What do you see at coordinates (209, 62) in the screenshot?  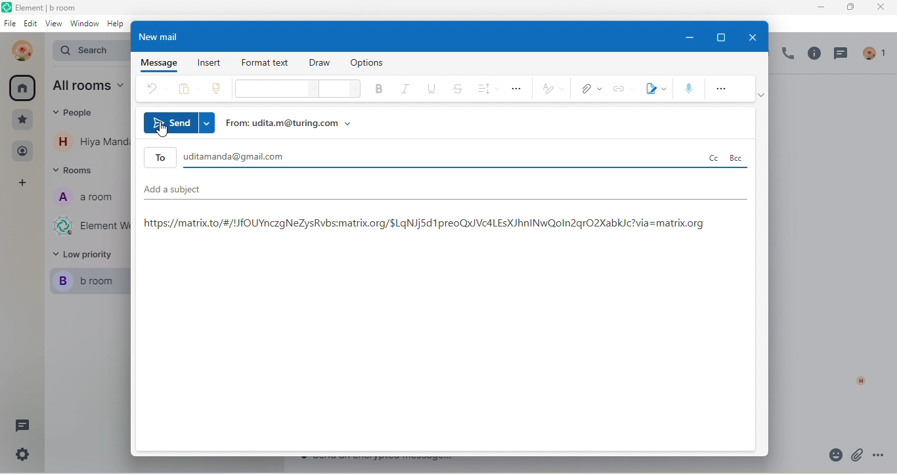 I see `insert` at bounding box center [209, 62].